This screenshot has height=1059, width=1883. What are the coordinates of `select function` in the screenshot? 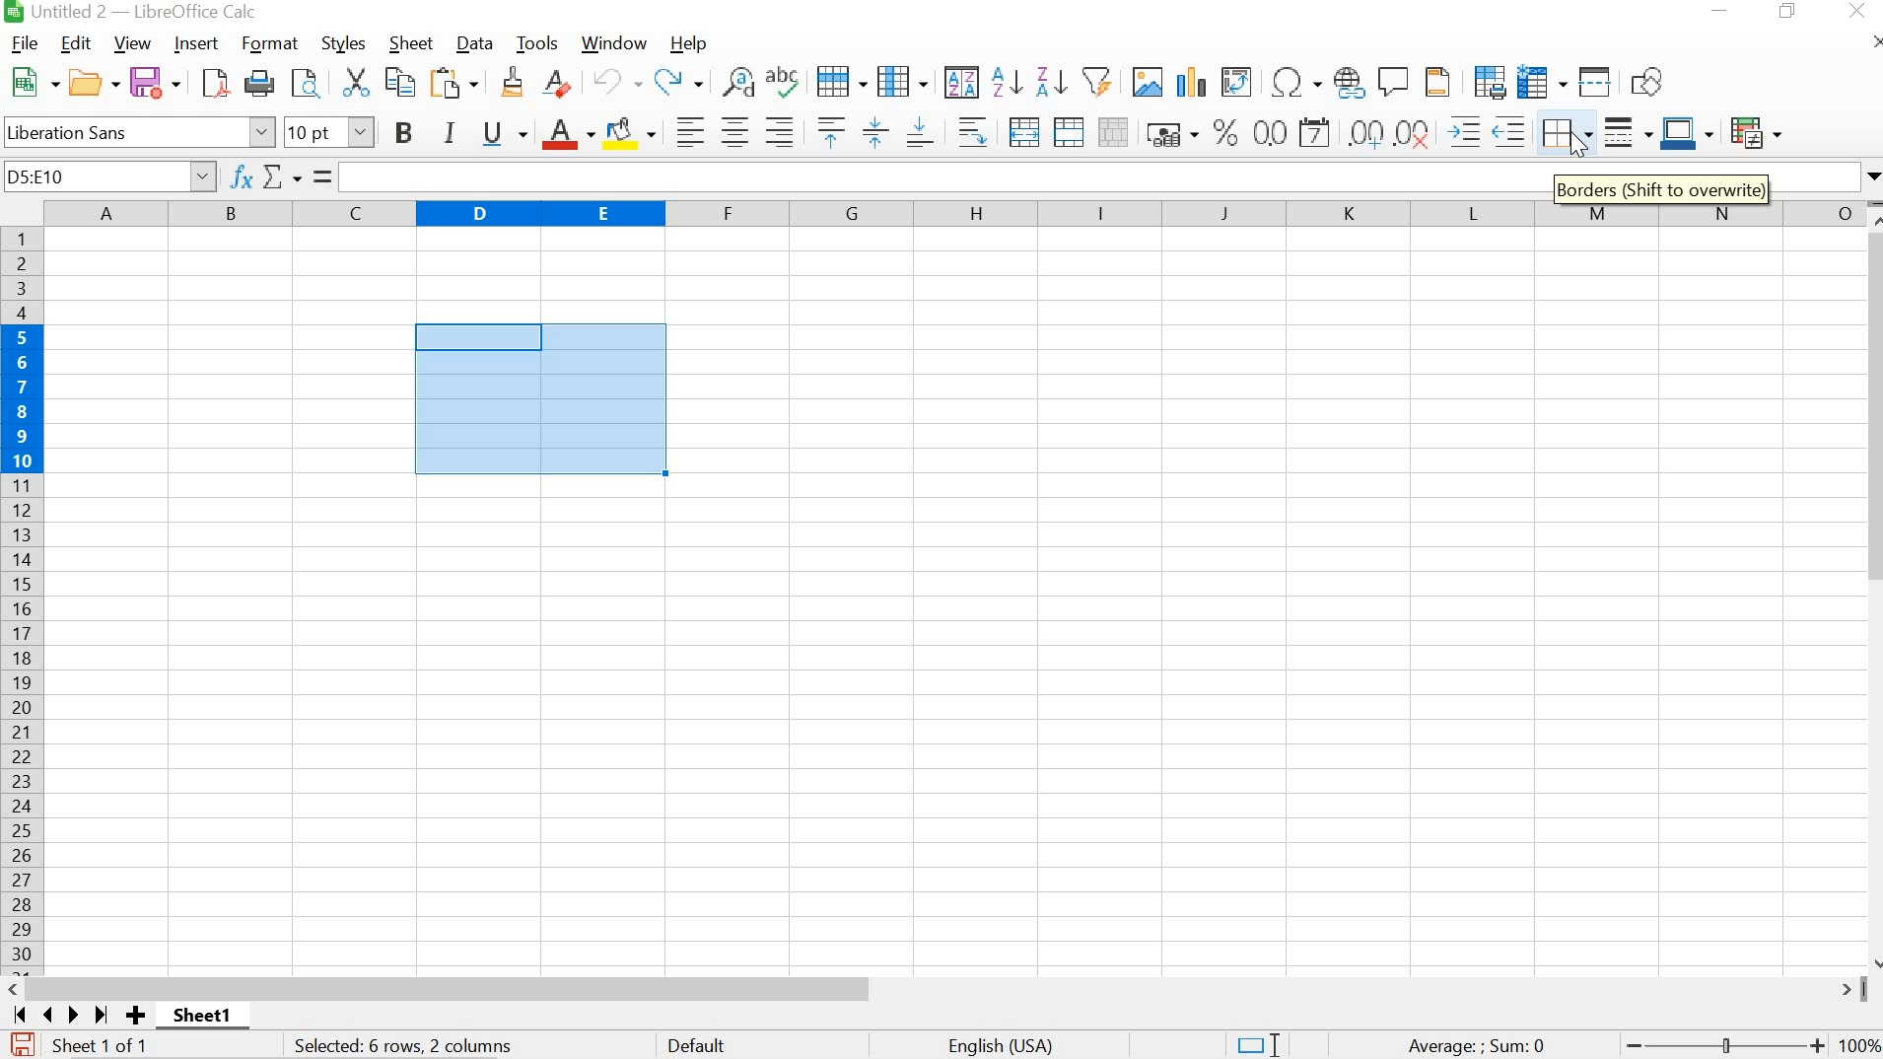 It's located at (296, 176).